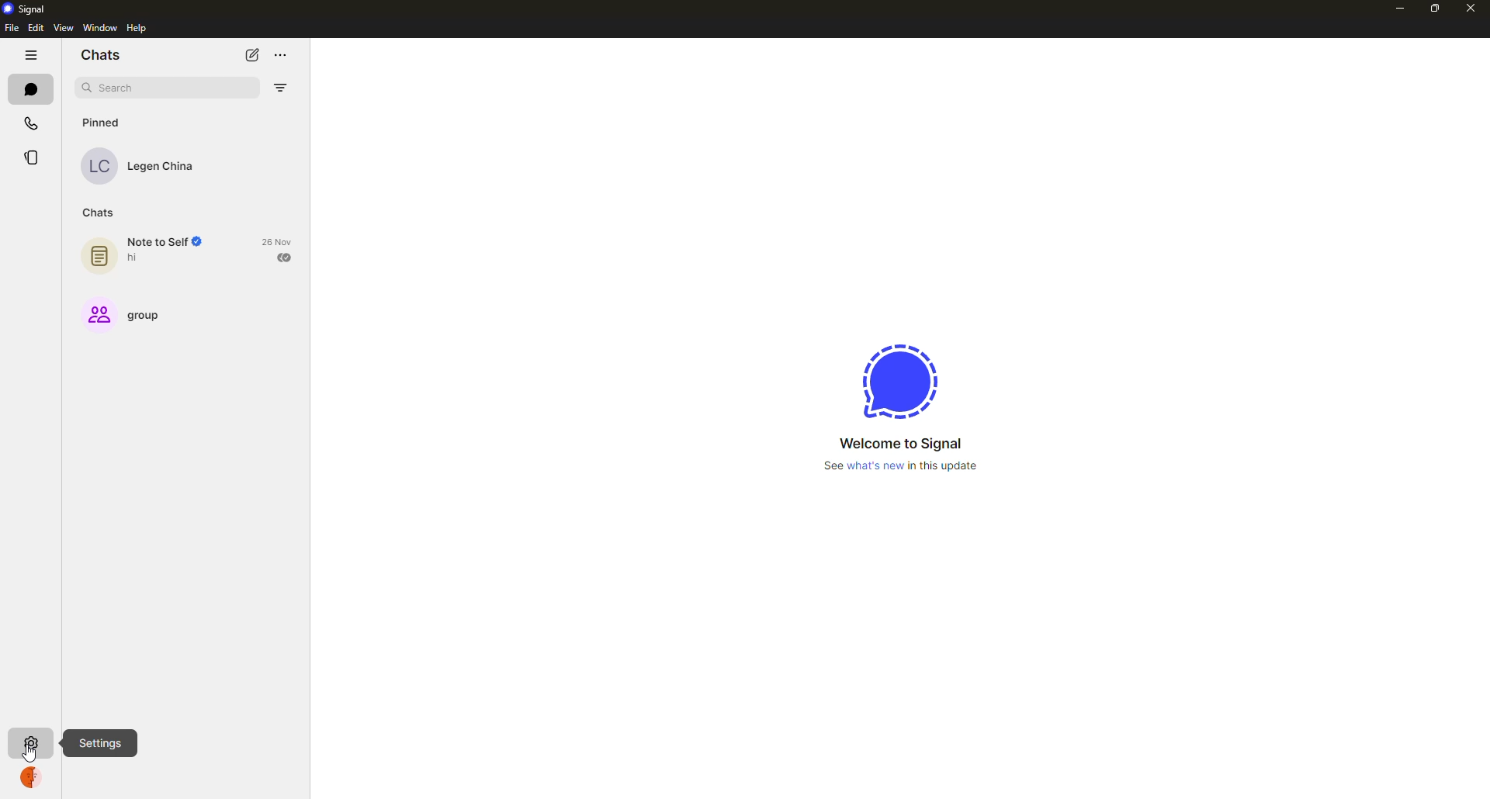  Describe the element at coordinates (286, 258) in the screenshot. I see `sent` at that location.